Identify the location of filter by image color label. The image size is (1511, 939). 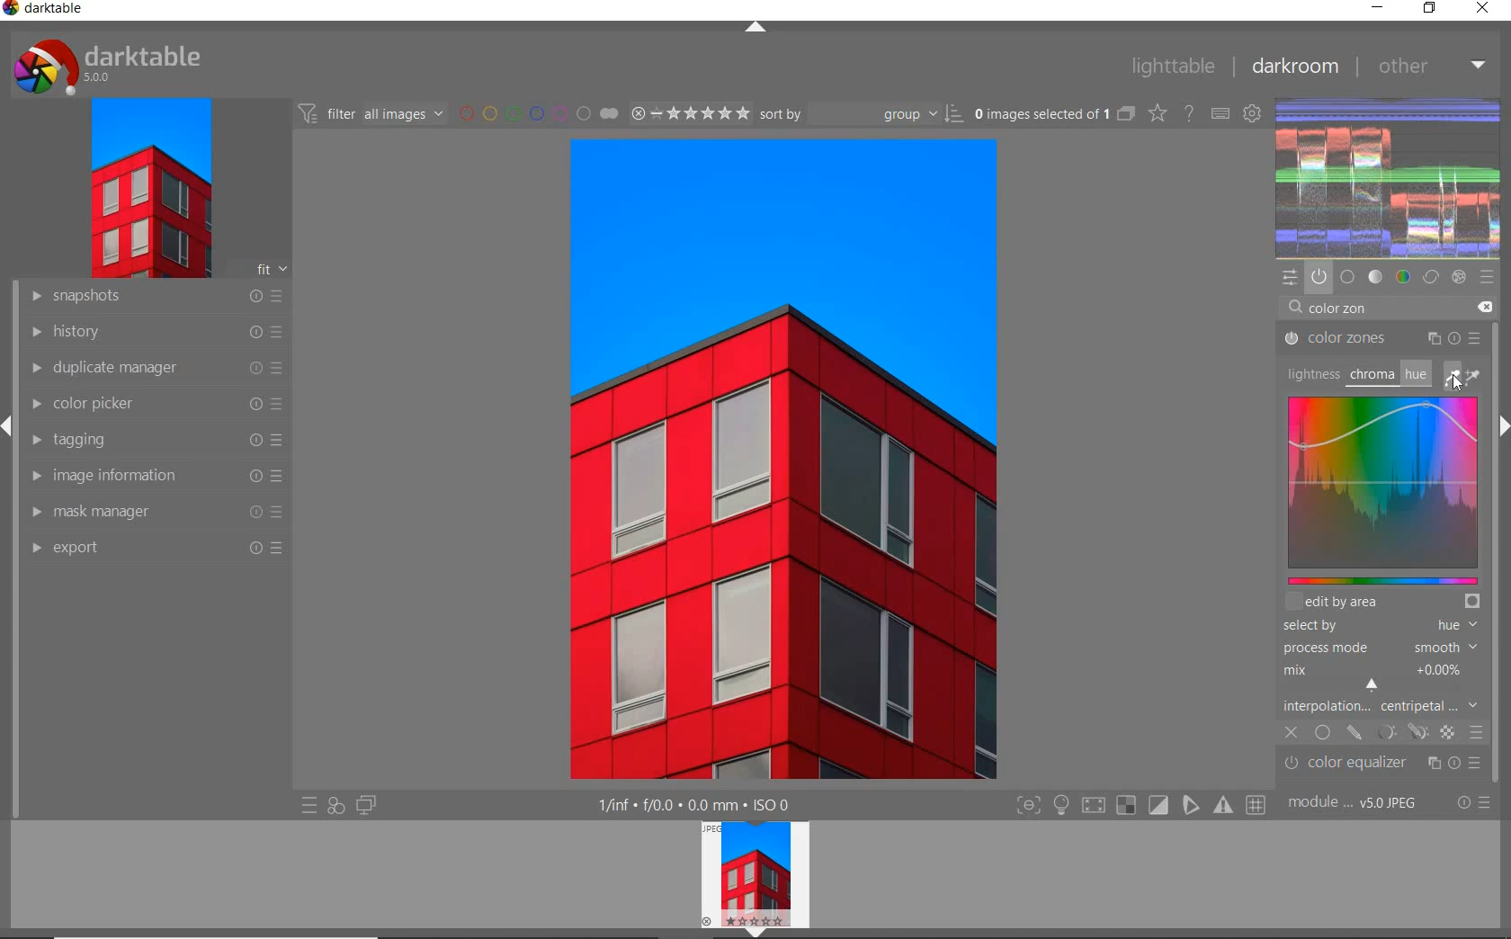
(538, 113).